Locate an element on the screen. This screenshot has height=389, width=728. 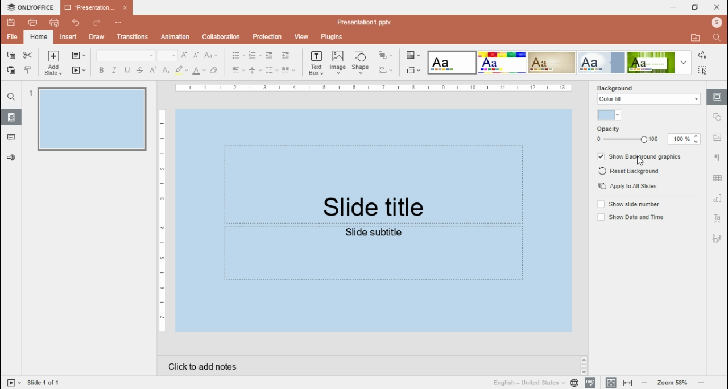
apply to all slides is located at coordinates (627, 186).